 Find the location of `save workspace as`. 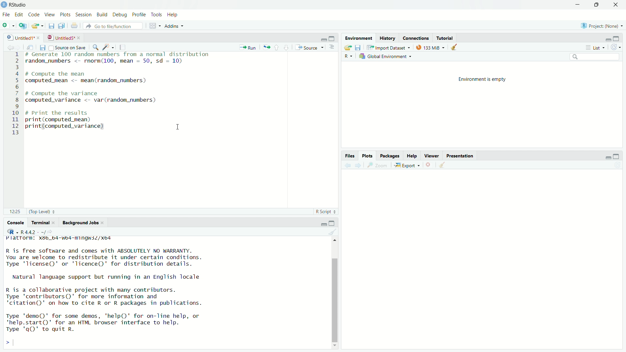

save workspace as is located at coordinates (359, 48).